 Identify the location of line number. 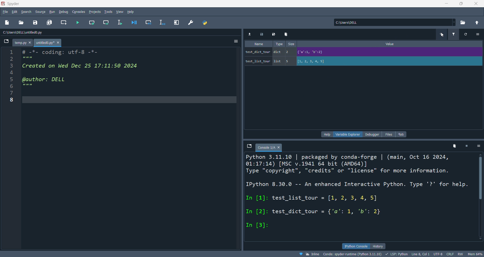
(11, 150).